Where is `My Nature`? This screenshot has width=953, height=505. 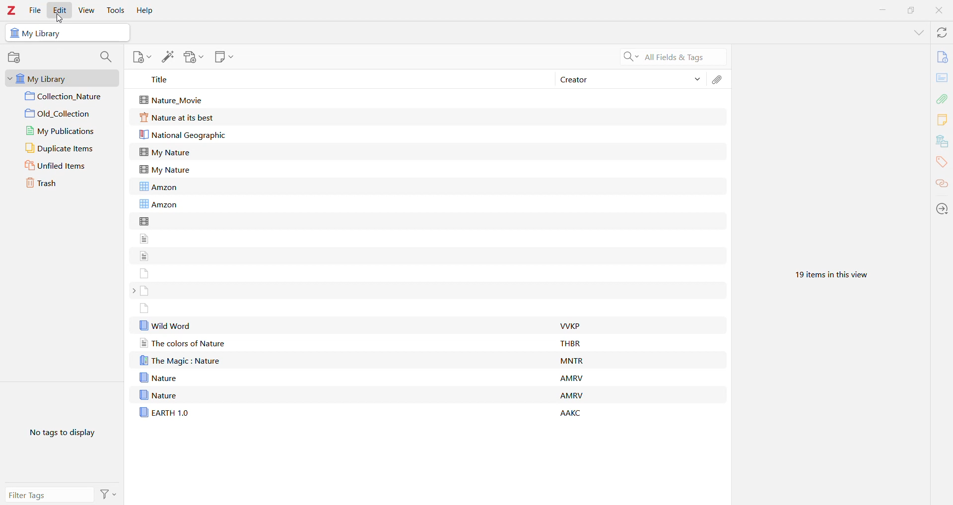
My Nature is located at coordinates (165, 170).